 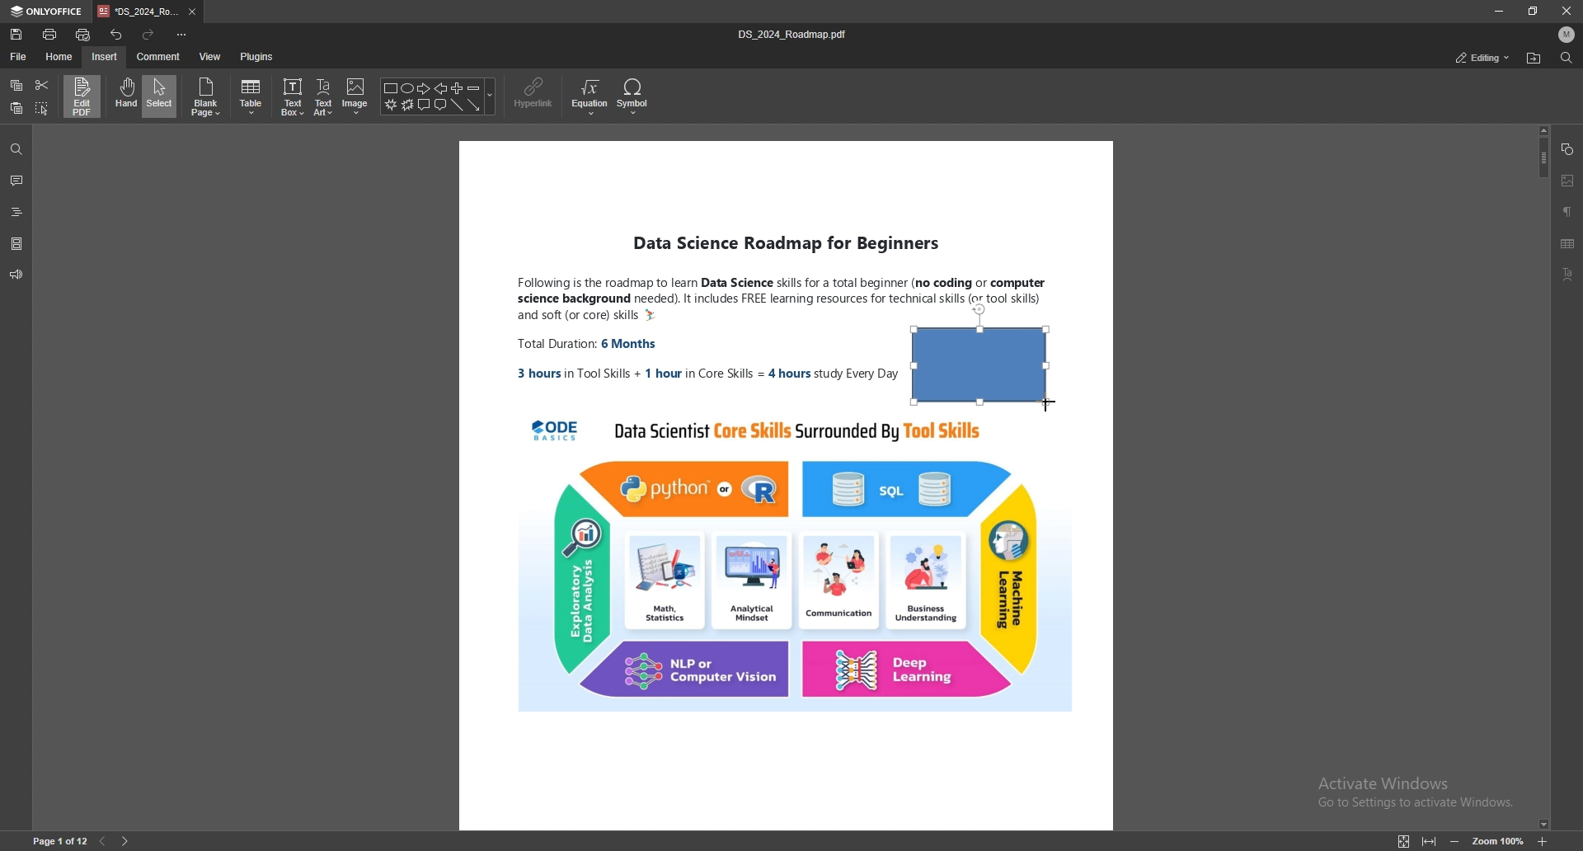 What do you see at coordinates (294, 96) in the screenshot?
I see `text box` at bounding box center [294, 96].